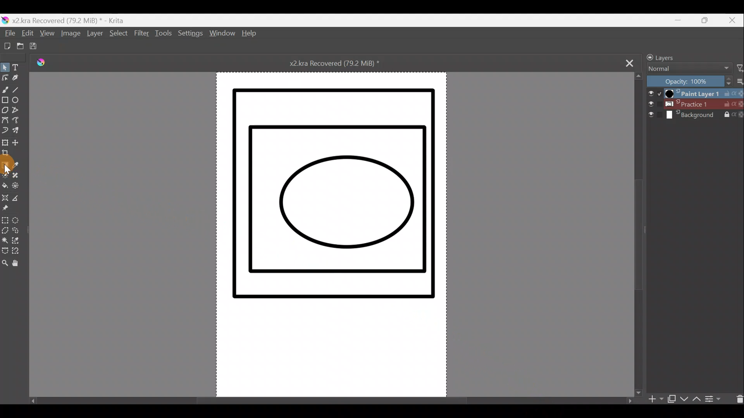 This screenshot has width=744, height=418. What do you see at coordinates (19, 142) in the screenshot?
I see `Move a layer` at bounding box center [19, 142].